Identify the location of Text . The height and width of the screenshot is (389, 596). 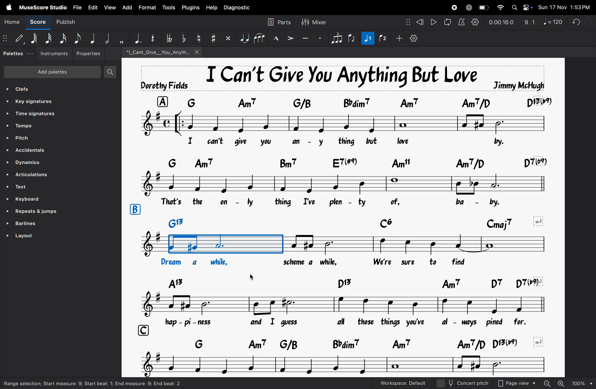
(23, 186).